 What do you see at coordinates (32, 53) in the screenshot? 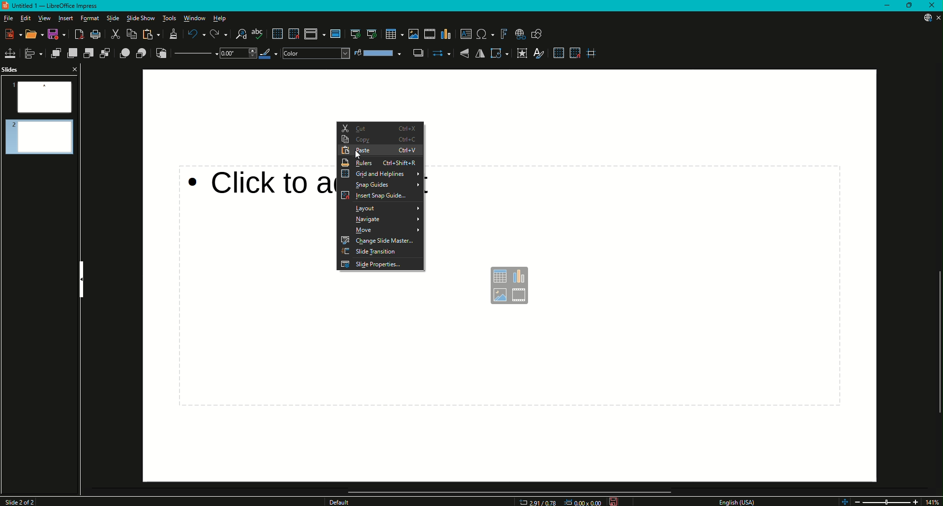
I see `Align Objects` at bounding box center [32, 53].